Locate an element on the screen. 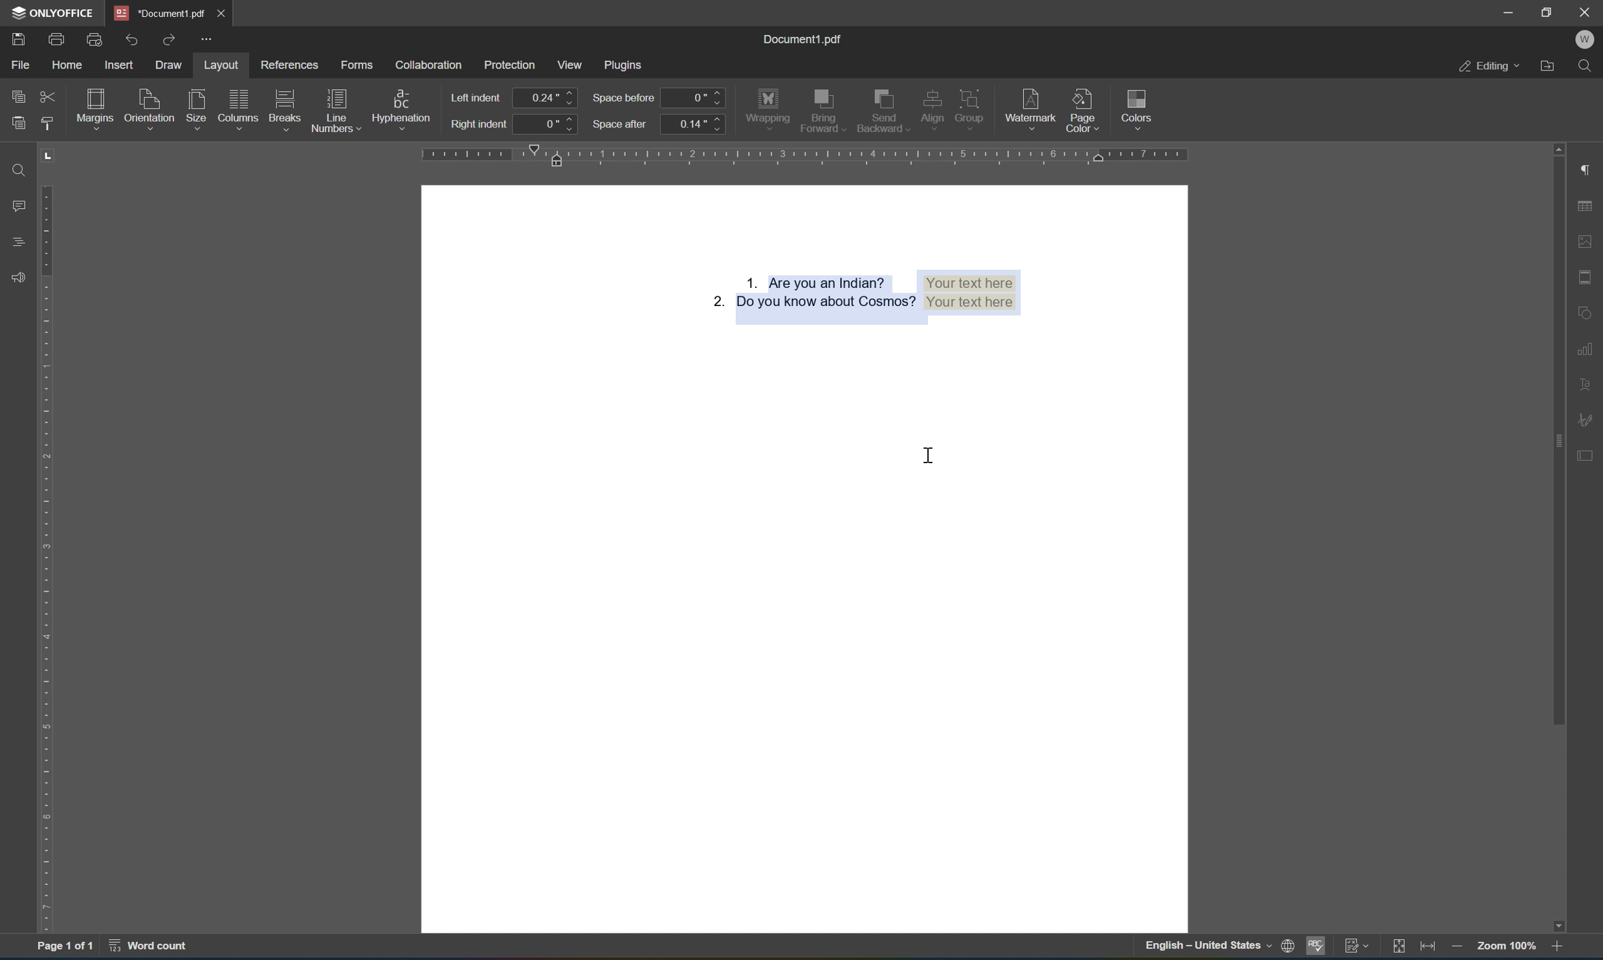 The width and height of the screenshot is (1603, 960). signature settings is located at coordinates (1589, 420).